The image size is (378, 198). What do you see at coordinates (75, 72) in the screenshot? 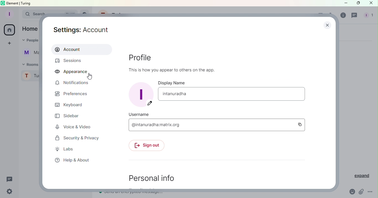
I see `Appearance` at bounding box center [75, 72].